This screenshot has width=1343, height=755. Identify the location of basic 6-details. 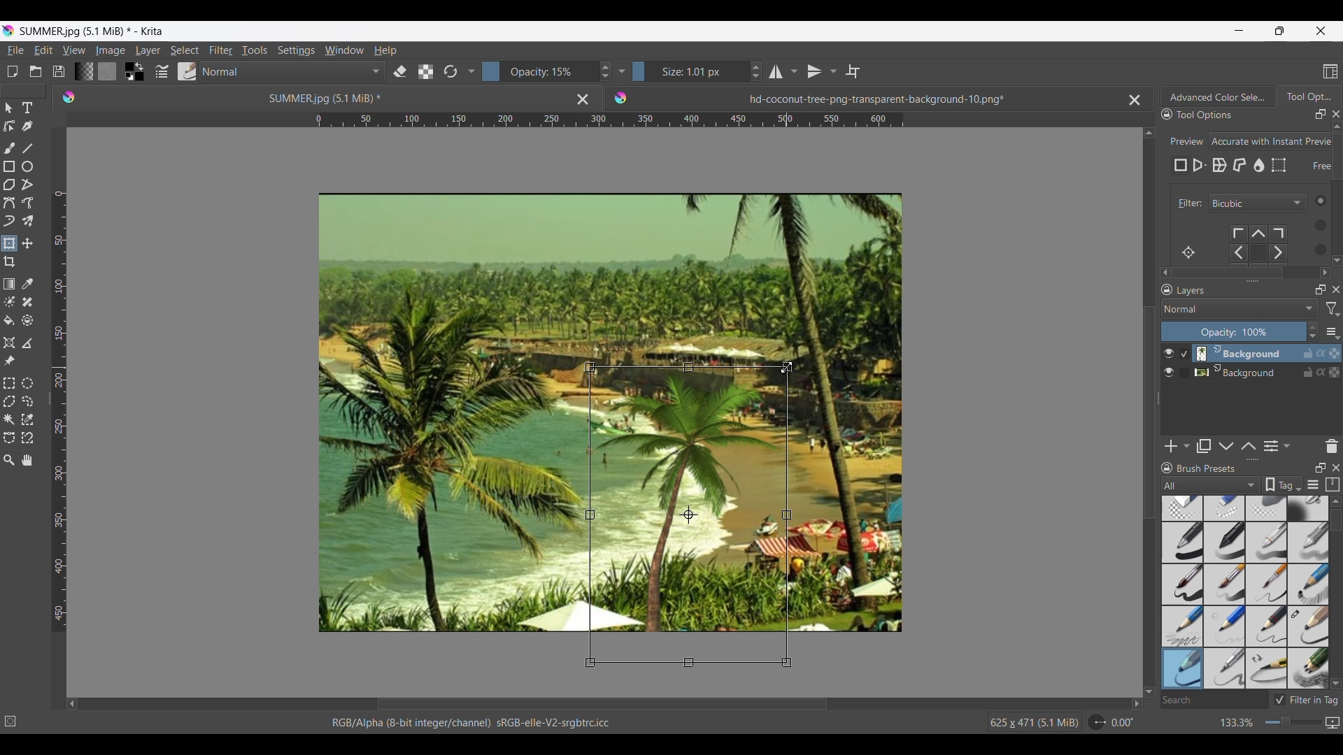
(1268, 584).